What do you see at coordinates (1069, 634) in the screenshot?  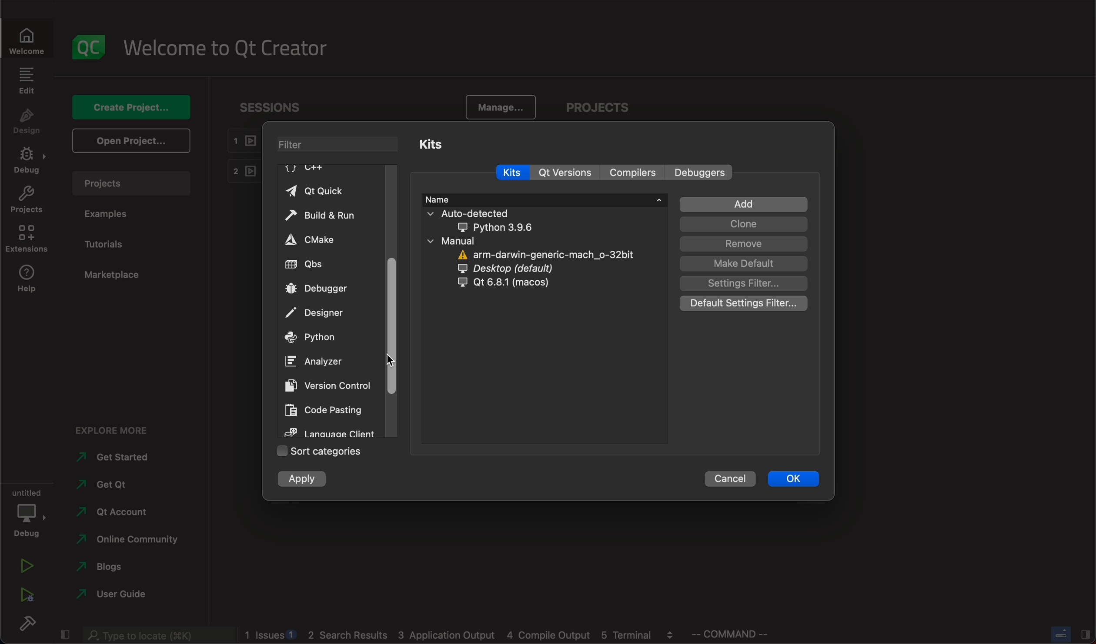 I see `close slide bar` at bounding box center [1069, 634].